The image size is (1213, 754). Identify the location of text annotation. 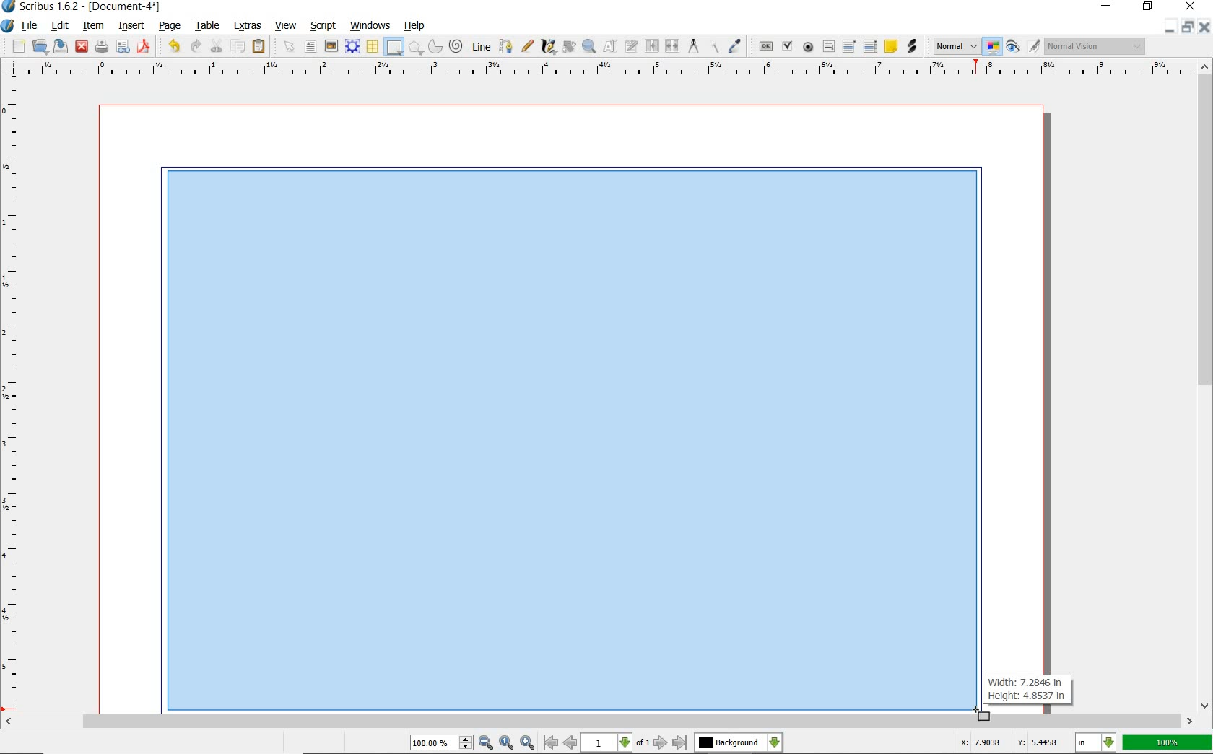
(891, 46).